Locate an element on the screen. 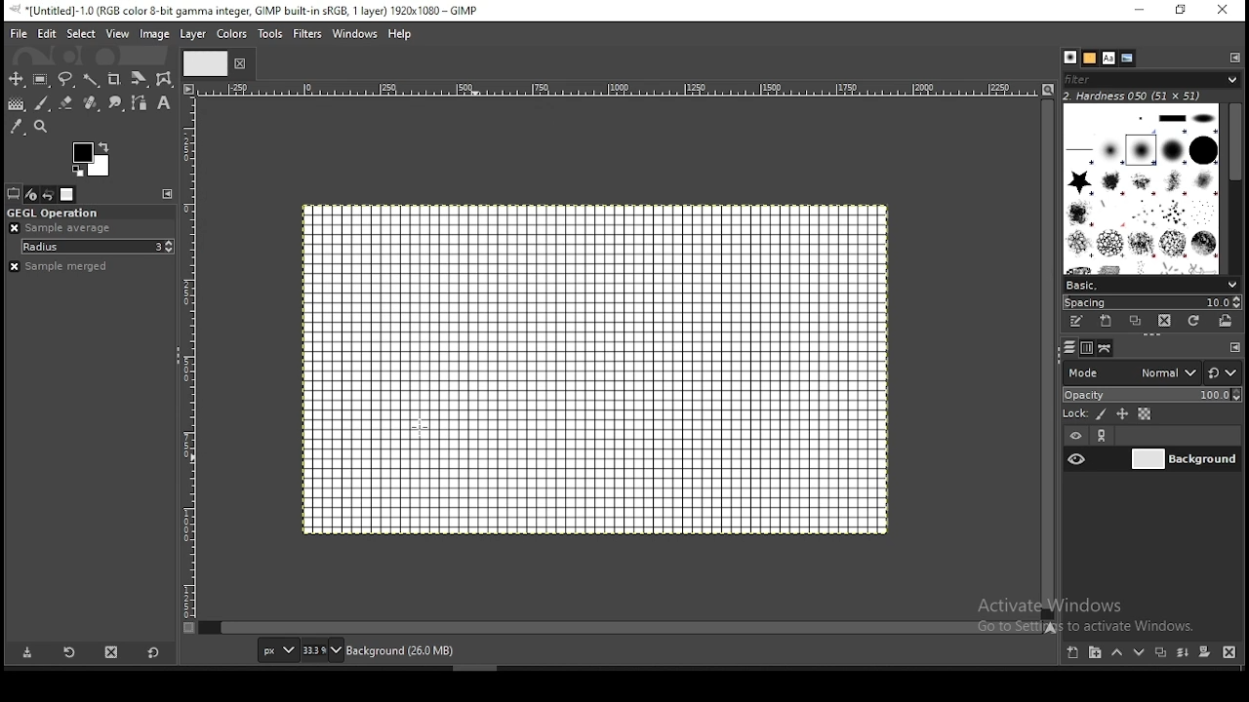  hardness 050 is located at coordinates (1134, 97).